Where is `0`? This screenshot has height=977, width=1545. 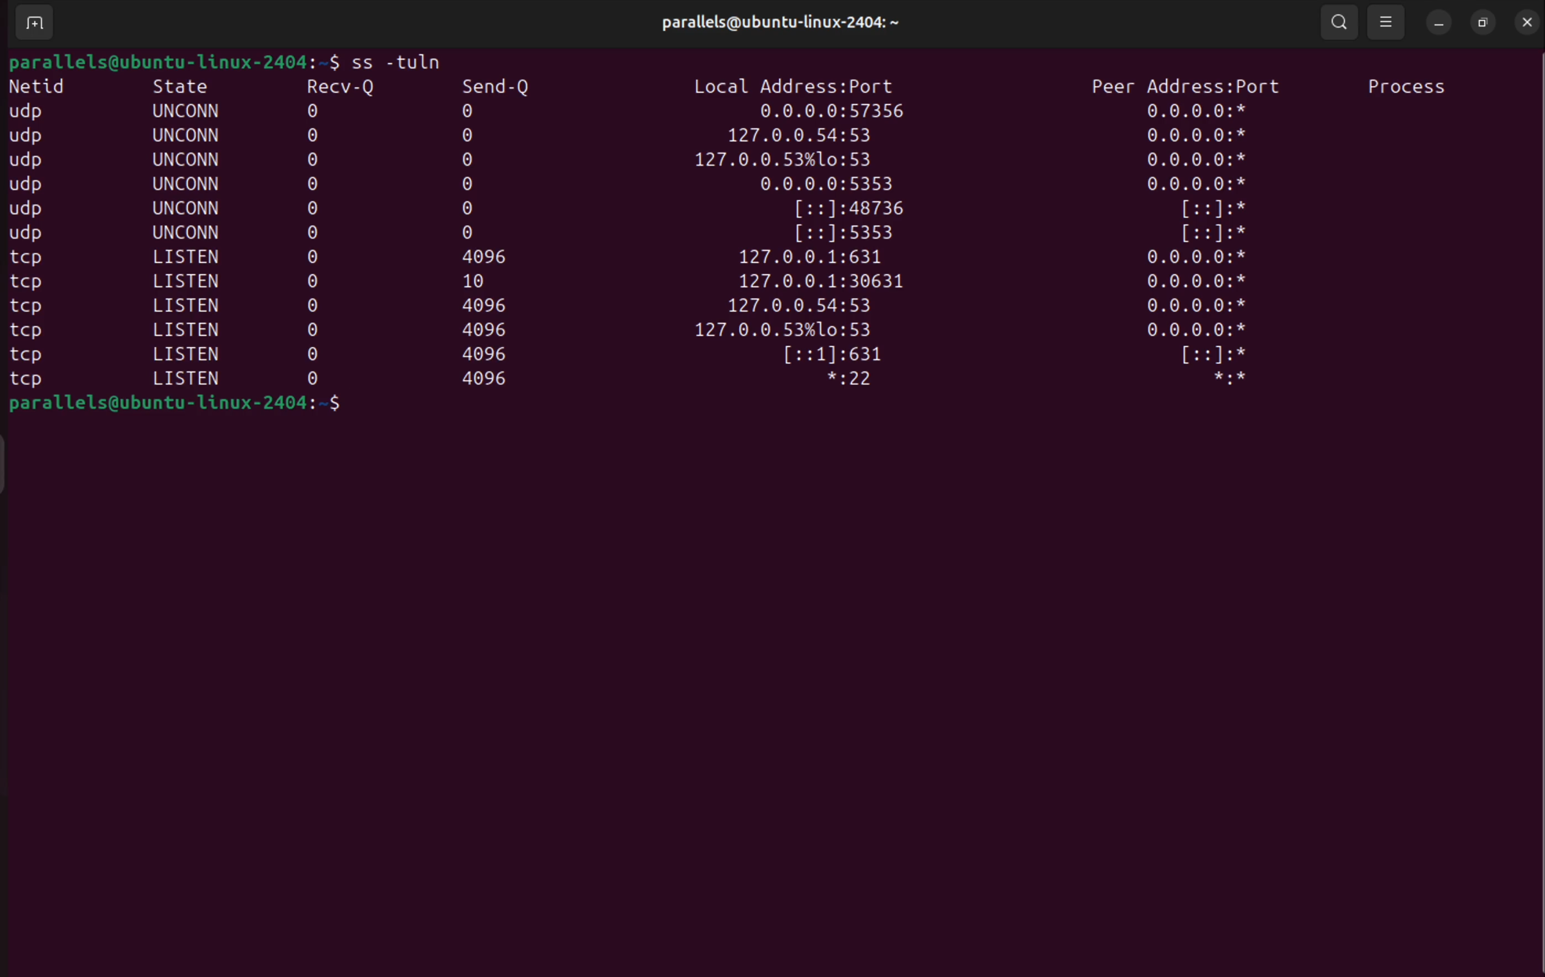 0 is located at coordinates (470, 135).